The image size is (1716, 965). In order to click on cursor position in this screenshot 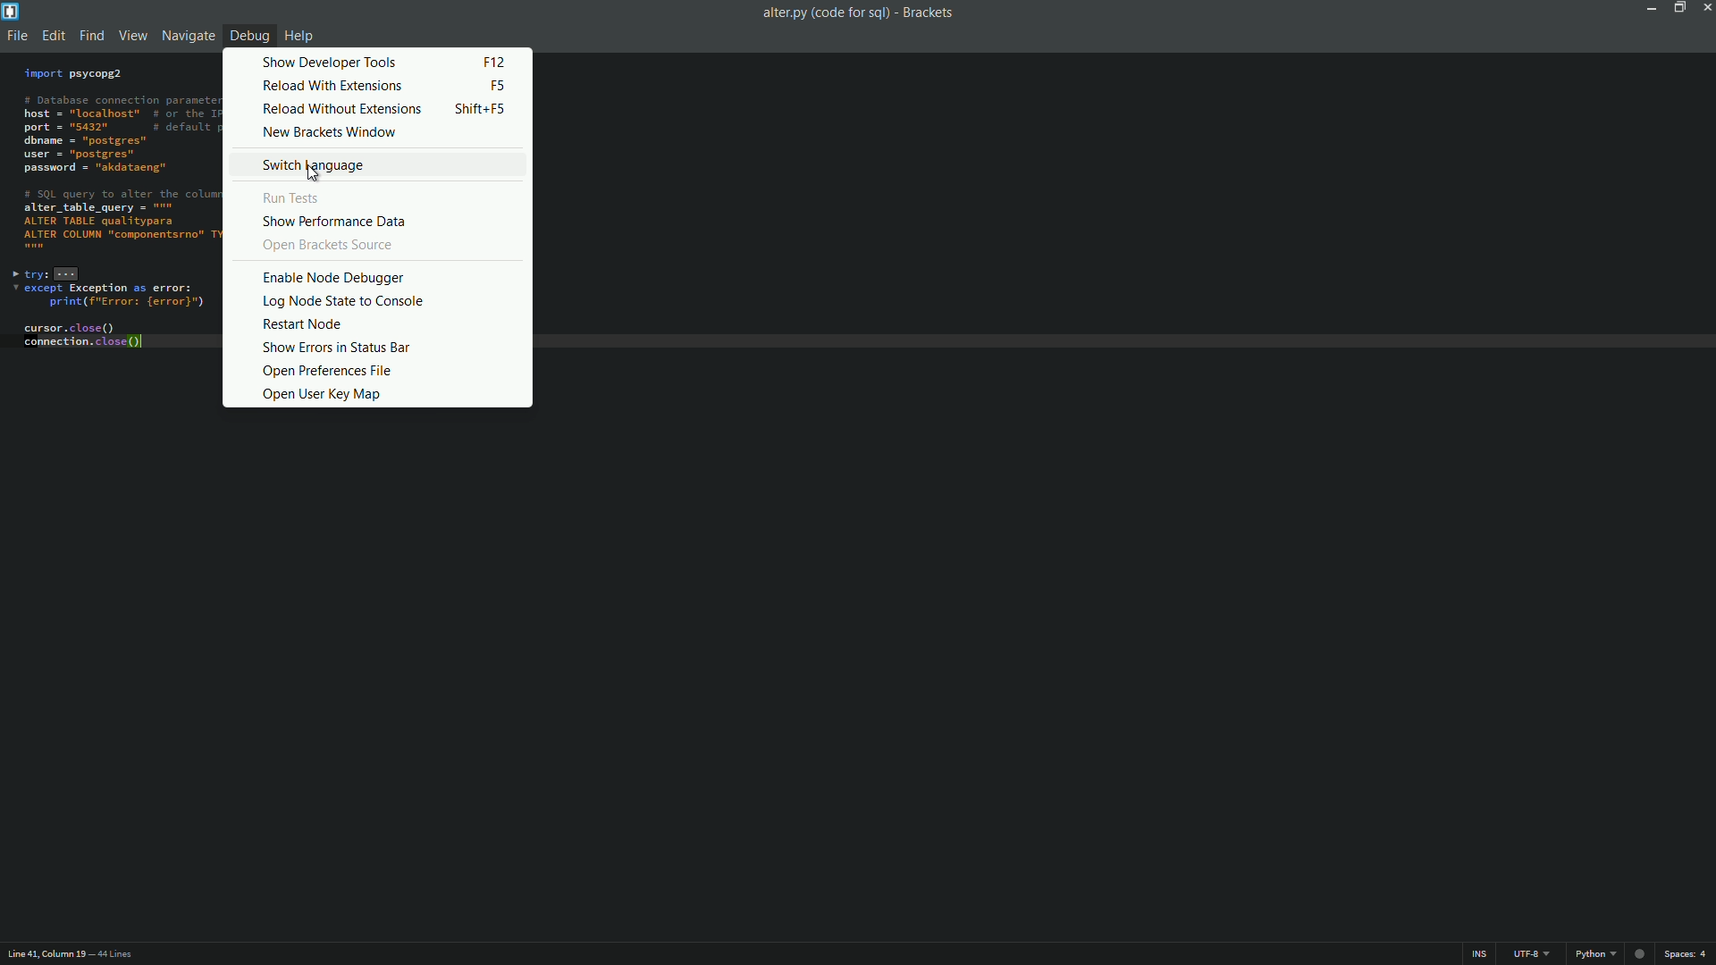, I will do `click(43, 954)`.